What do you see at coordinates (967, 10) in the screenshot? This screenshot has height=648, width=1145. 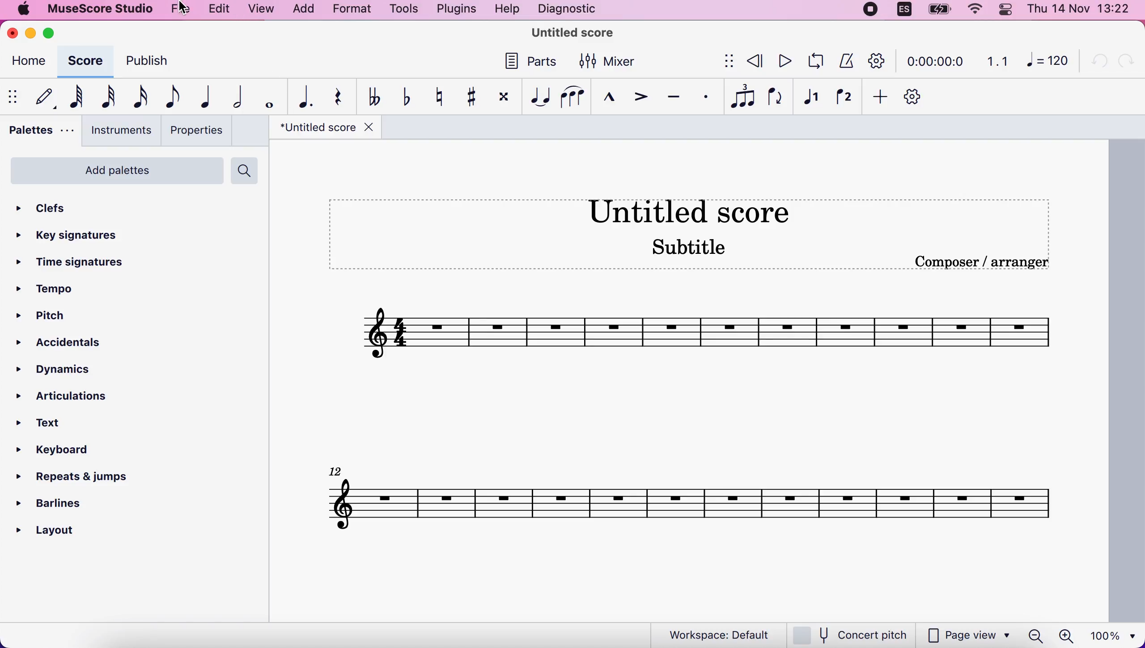 I see `wifi` at bounding box center [967, 10].